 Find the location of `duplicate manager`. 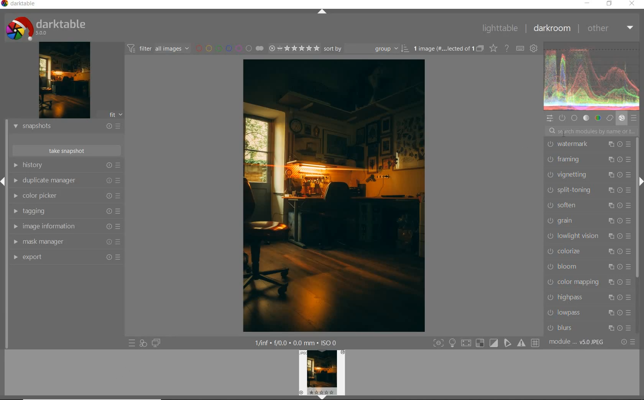

duplicate manager is located at coordinates (65, 180).